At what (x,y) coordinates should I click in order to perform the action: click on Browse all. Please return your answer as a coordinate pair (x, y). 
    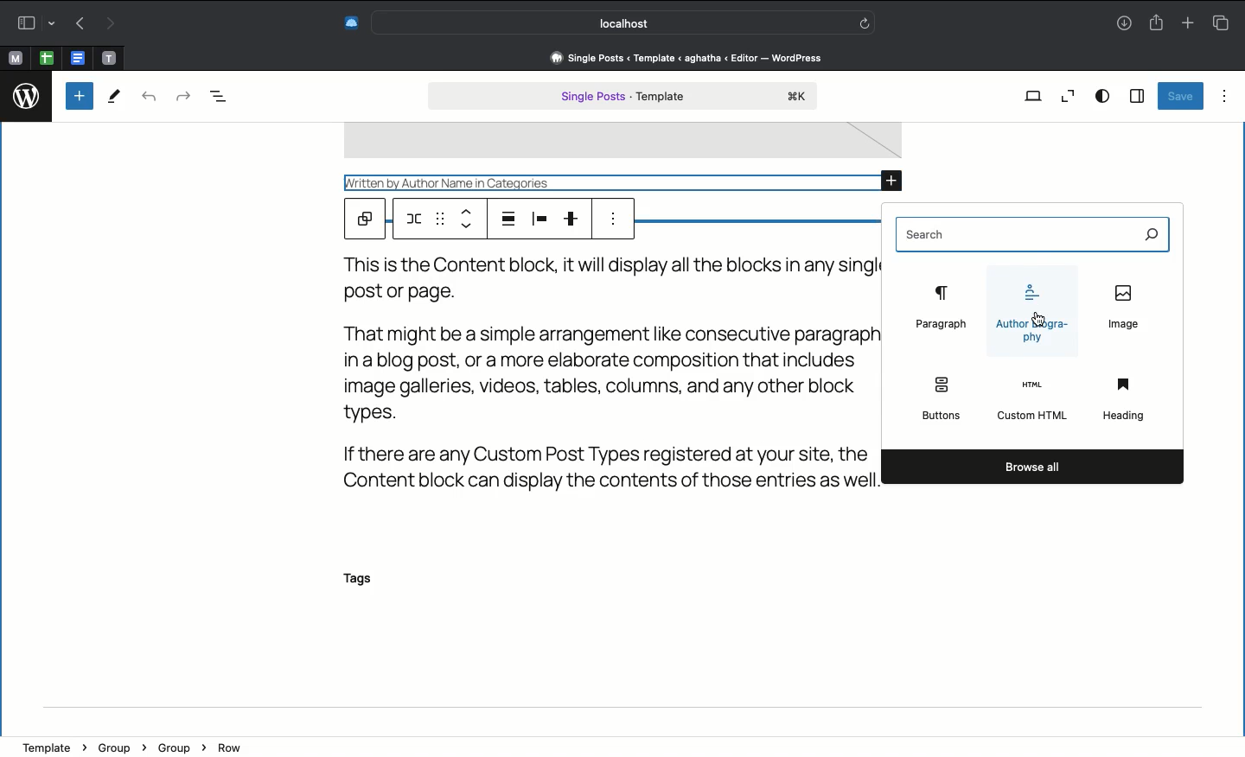
    Looking at the image, I should click on (1034, 466).